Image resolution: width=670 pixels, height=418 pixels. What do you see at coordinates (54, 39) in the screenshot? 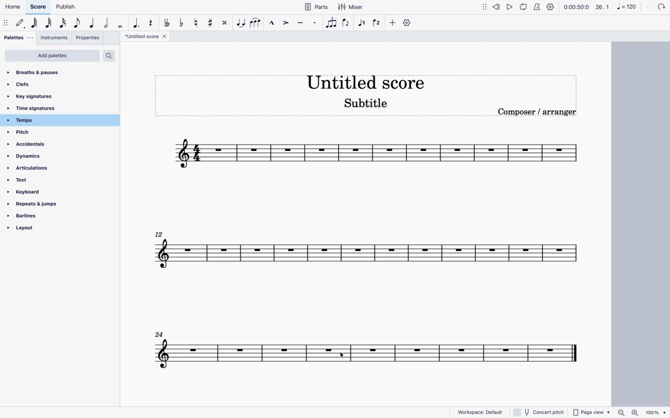
I see `instruments` at bounding box center [54, 39].